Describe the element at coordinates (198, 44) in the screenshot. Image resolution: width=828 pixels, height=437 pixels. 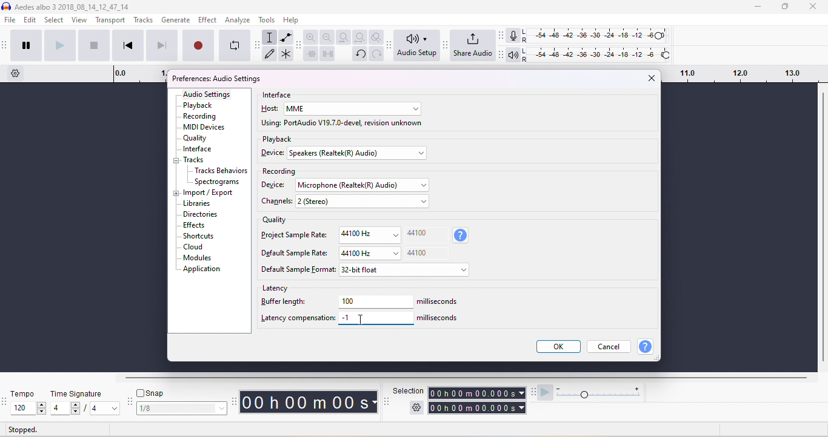
I see `record` at that location.